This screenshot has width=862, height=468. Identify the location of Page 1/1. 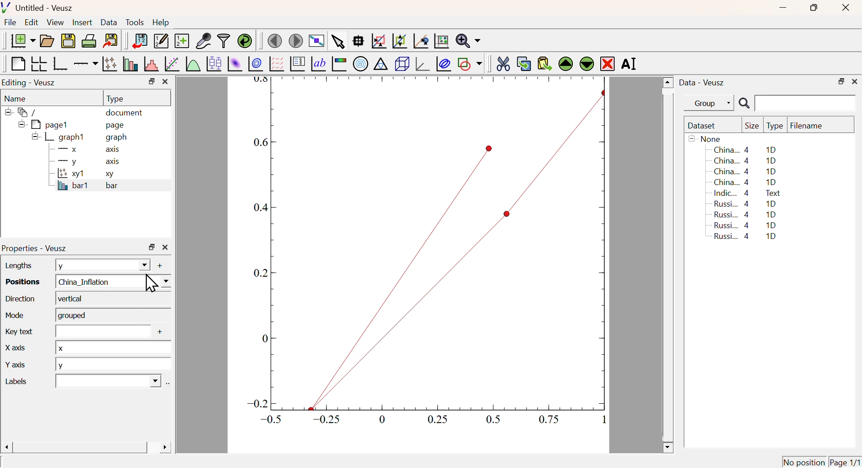
(844, 462).